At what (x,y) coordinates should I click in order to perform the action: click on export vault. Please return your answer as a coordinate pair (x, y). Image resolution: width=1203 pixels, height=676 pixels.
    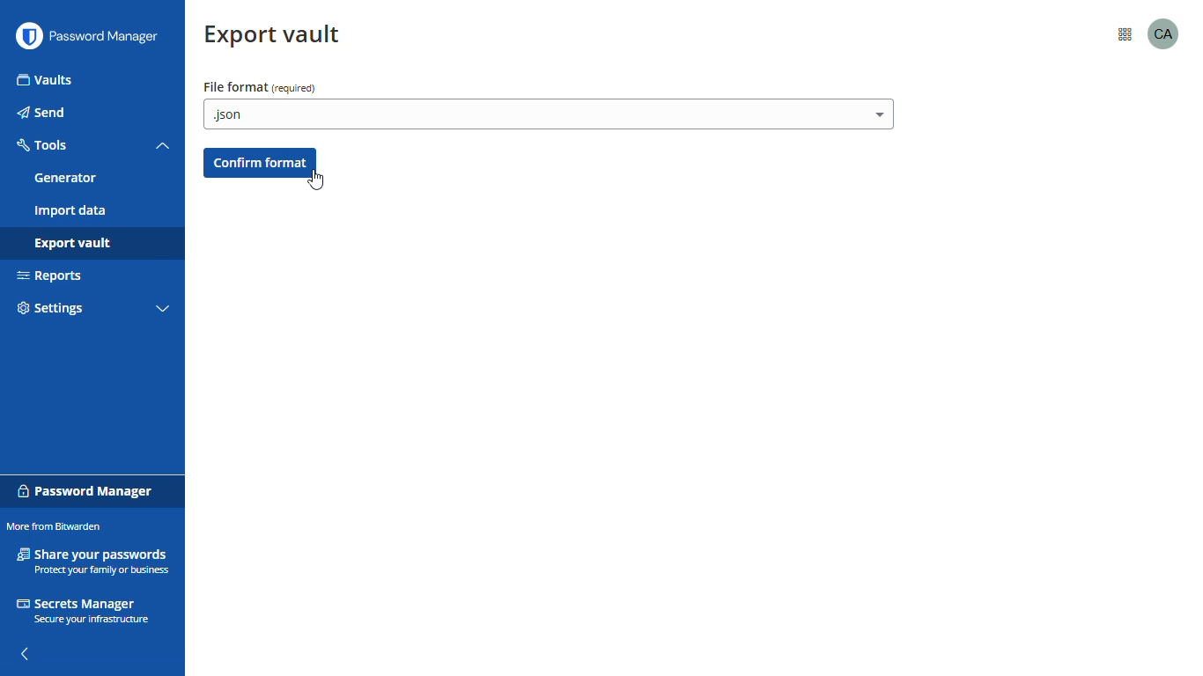
    Looking at the image, I should click on (70, 245).